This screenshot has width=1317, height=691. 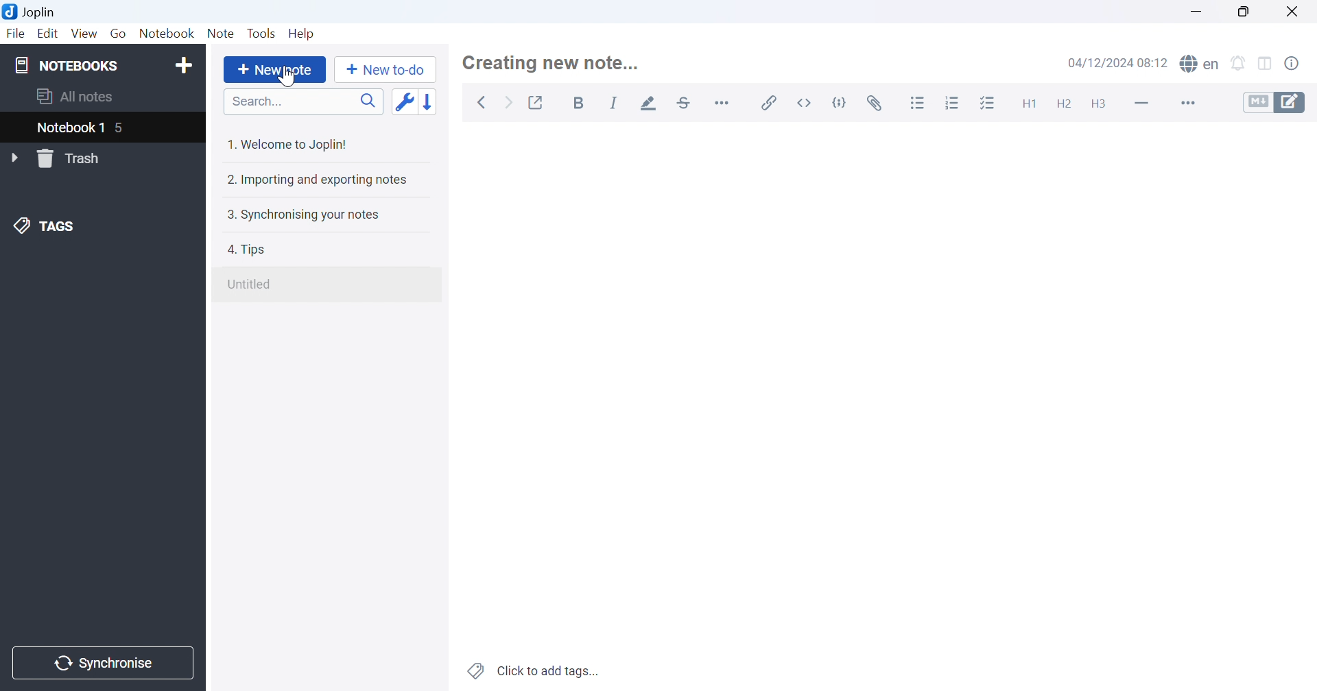 What do you see at coordinates (1198, 9) in the screenshot?
I see `Minimize` at bounding box center [1198, 9].